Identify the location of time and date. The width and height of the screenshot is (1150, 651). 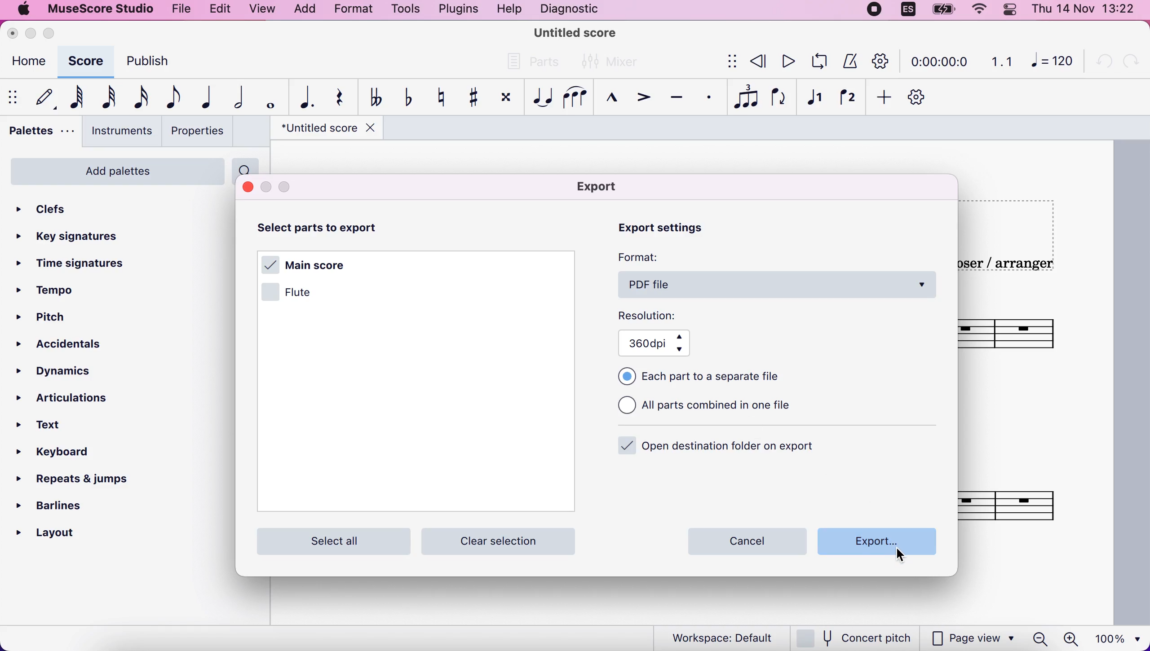
(1087, 11).